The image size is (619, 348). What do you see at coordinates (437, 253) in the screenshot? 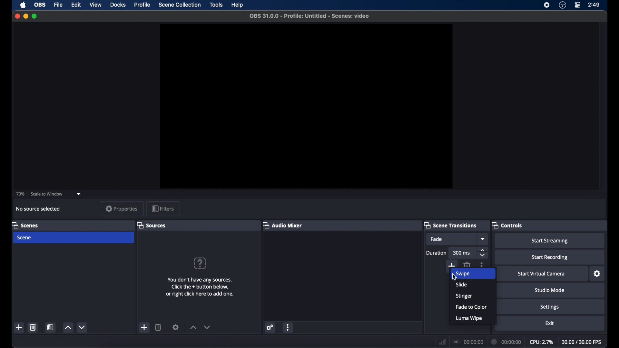
I see `duration` at bounding box center [437, 253].